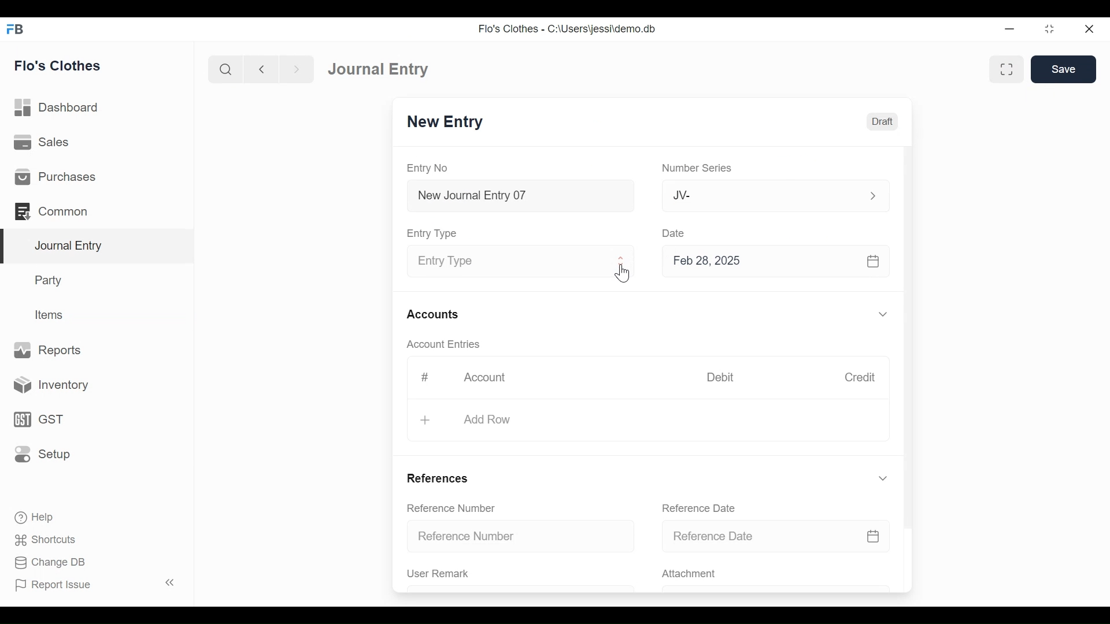 The width and height of the screenshot is (1110, 624). I want to click on Save, so click(1064, 69).